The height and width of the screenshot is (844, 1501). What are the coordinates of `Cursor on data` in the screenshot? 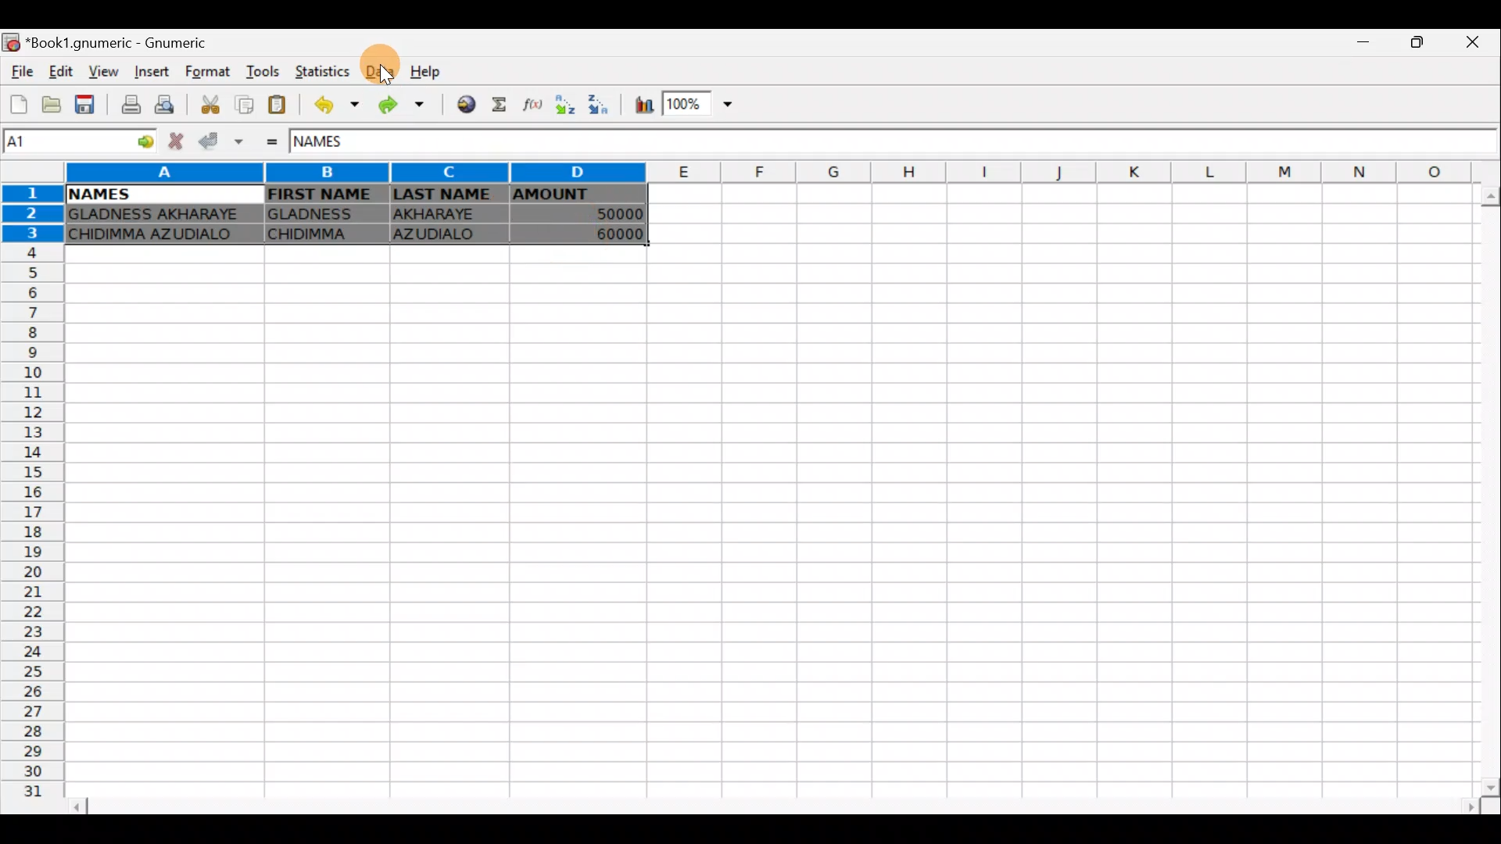 It's located at (384, 57).